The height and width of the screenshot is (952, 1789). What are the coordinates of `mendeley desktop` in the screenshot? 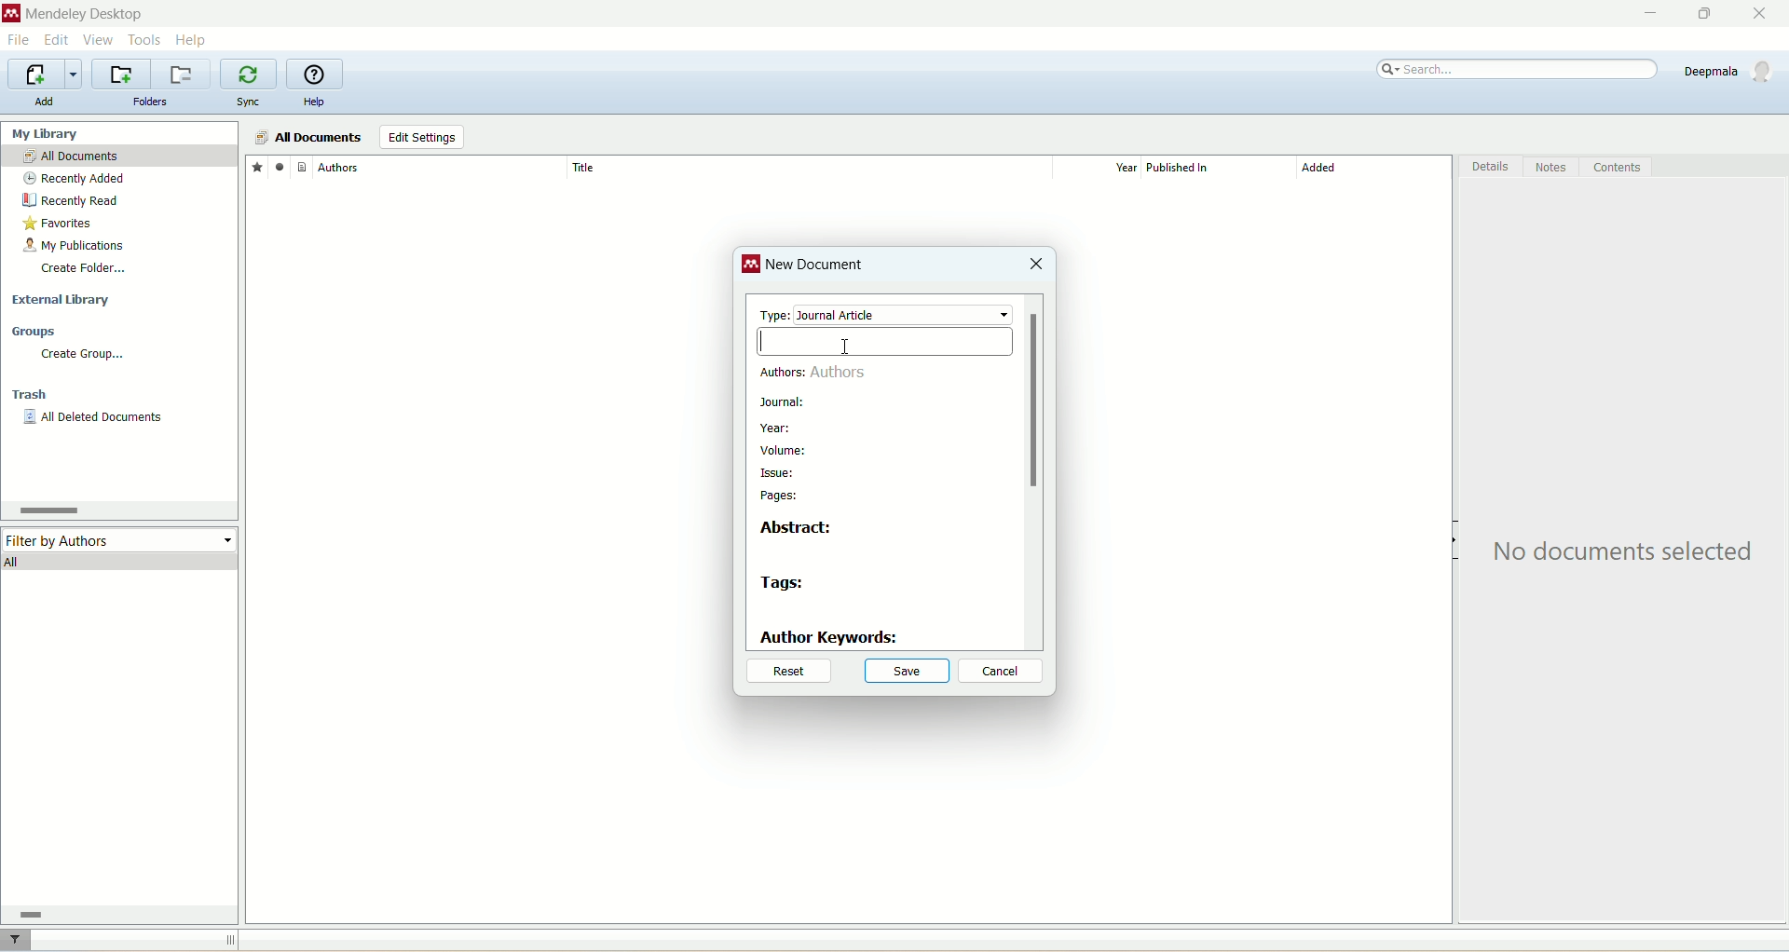 It's located at (82, 16).